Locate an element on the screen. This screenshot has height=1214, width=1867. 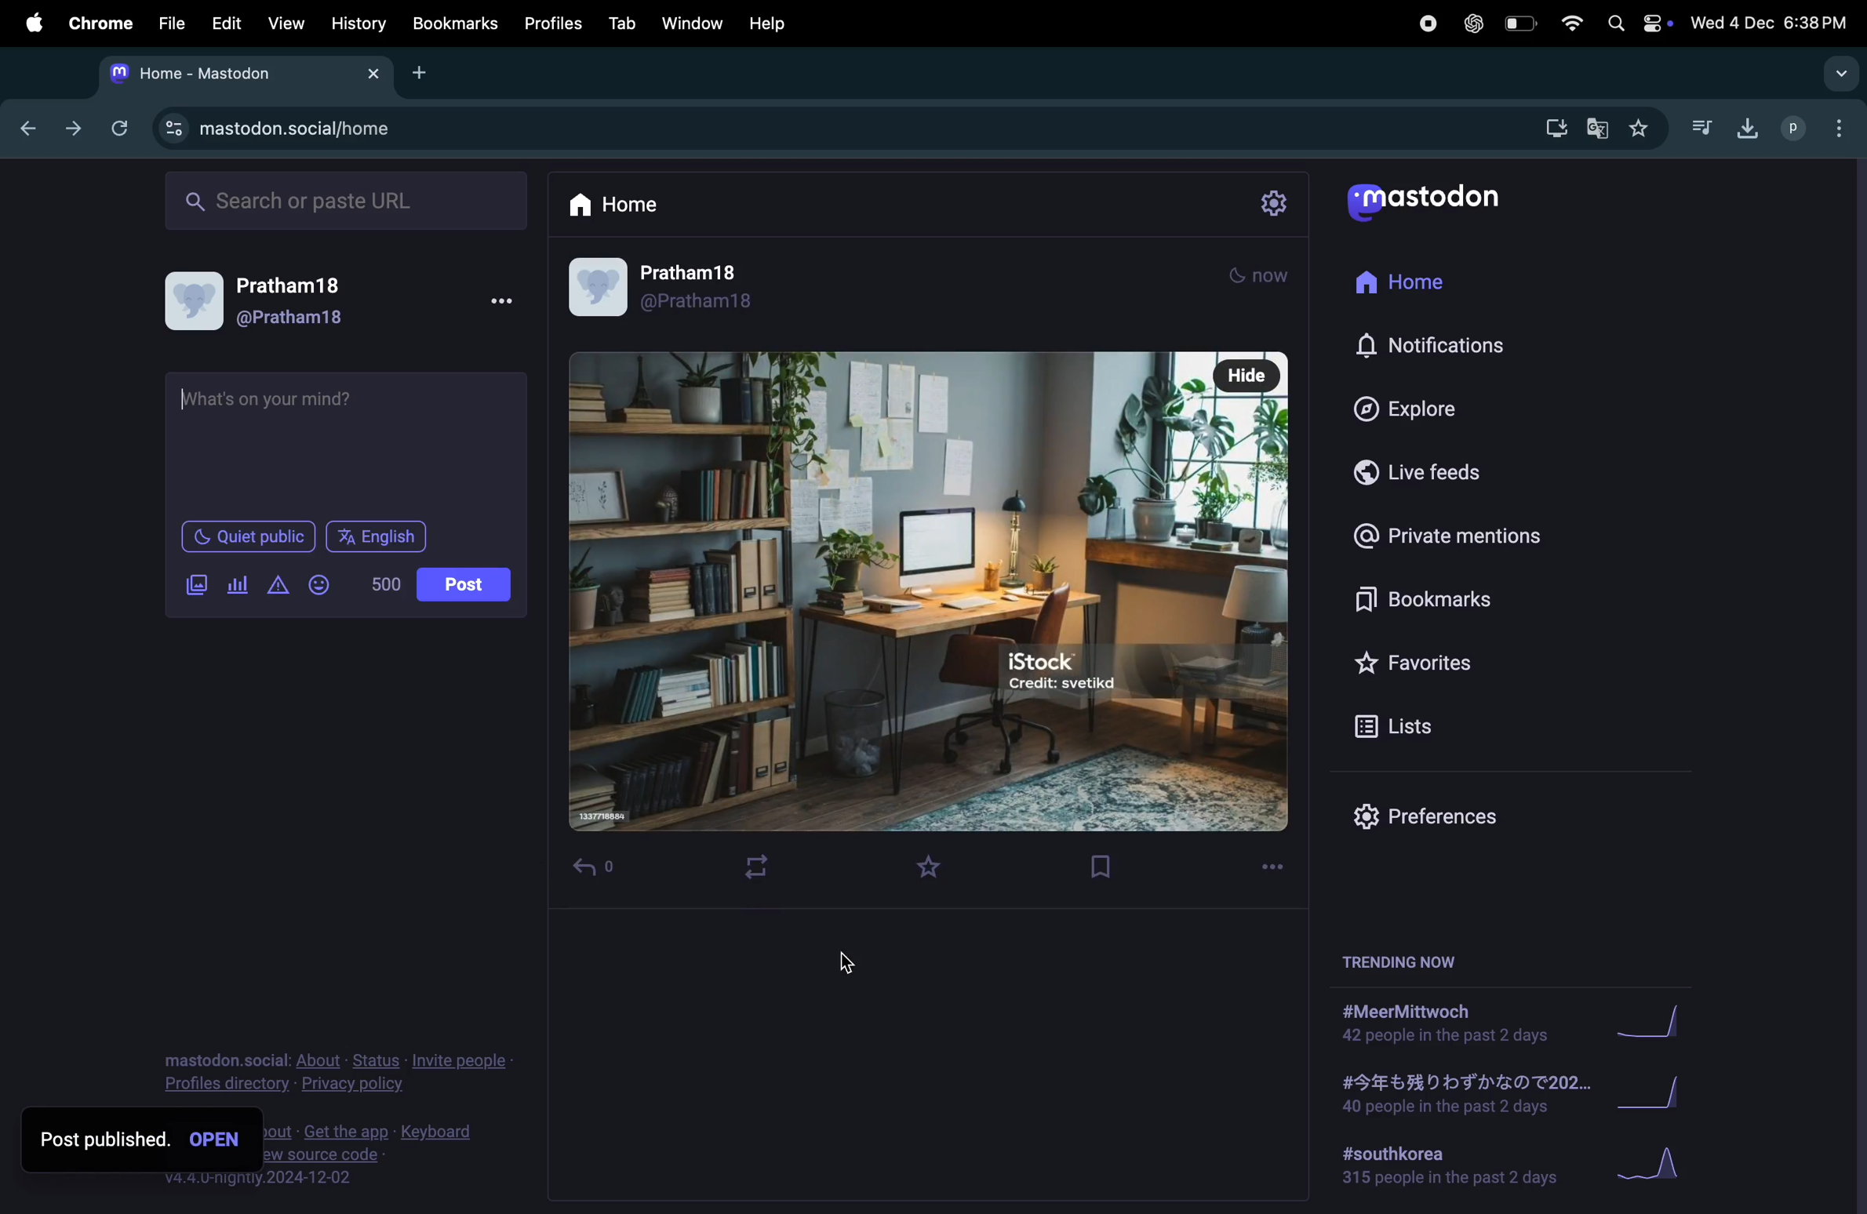
notification is located at coordinates (1444, 354).